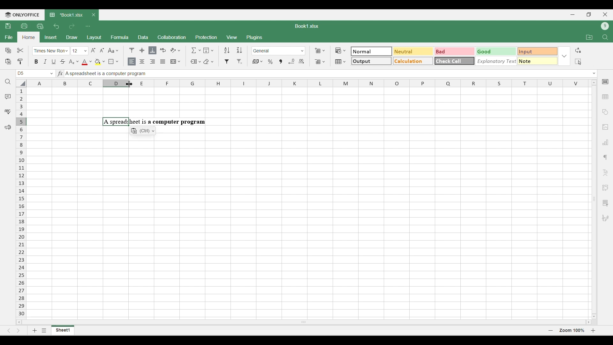 This screenshot has height=345, width=613. Describe the element at coordinates (551, 330) in the screenshot. I see `Zoom out` at that location.